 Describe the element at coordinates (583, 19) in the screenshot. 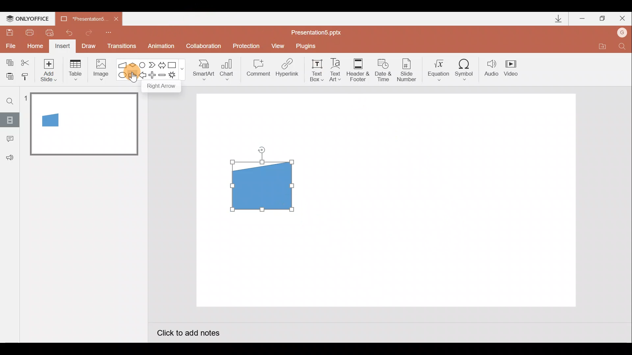

I see `Minimize` at that location.